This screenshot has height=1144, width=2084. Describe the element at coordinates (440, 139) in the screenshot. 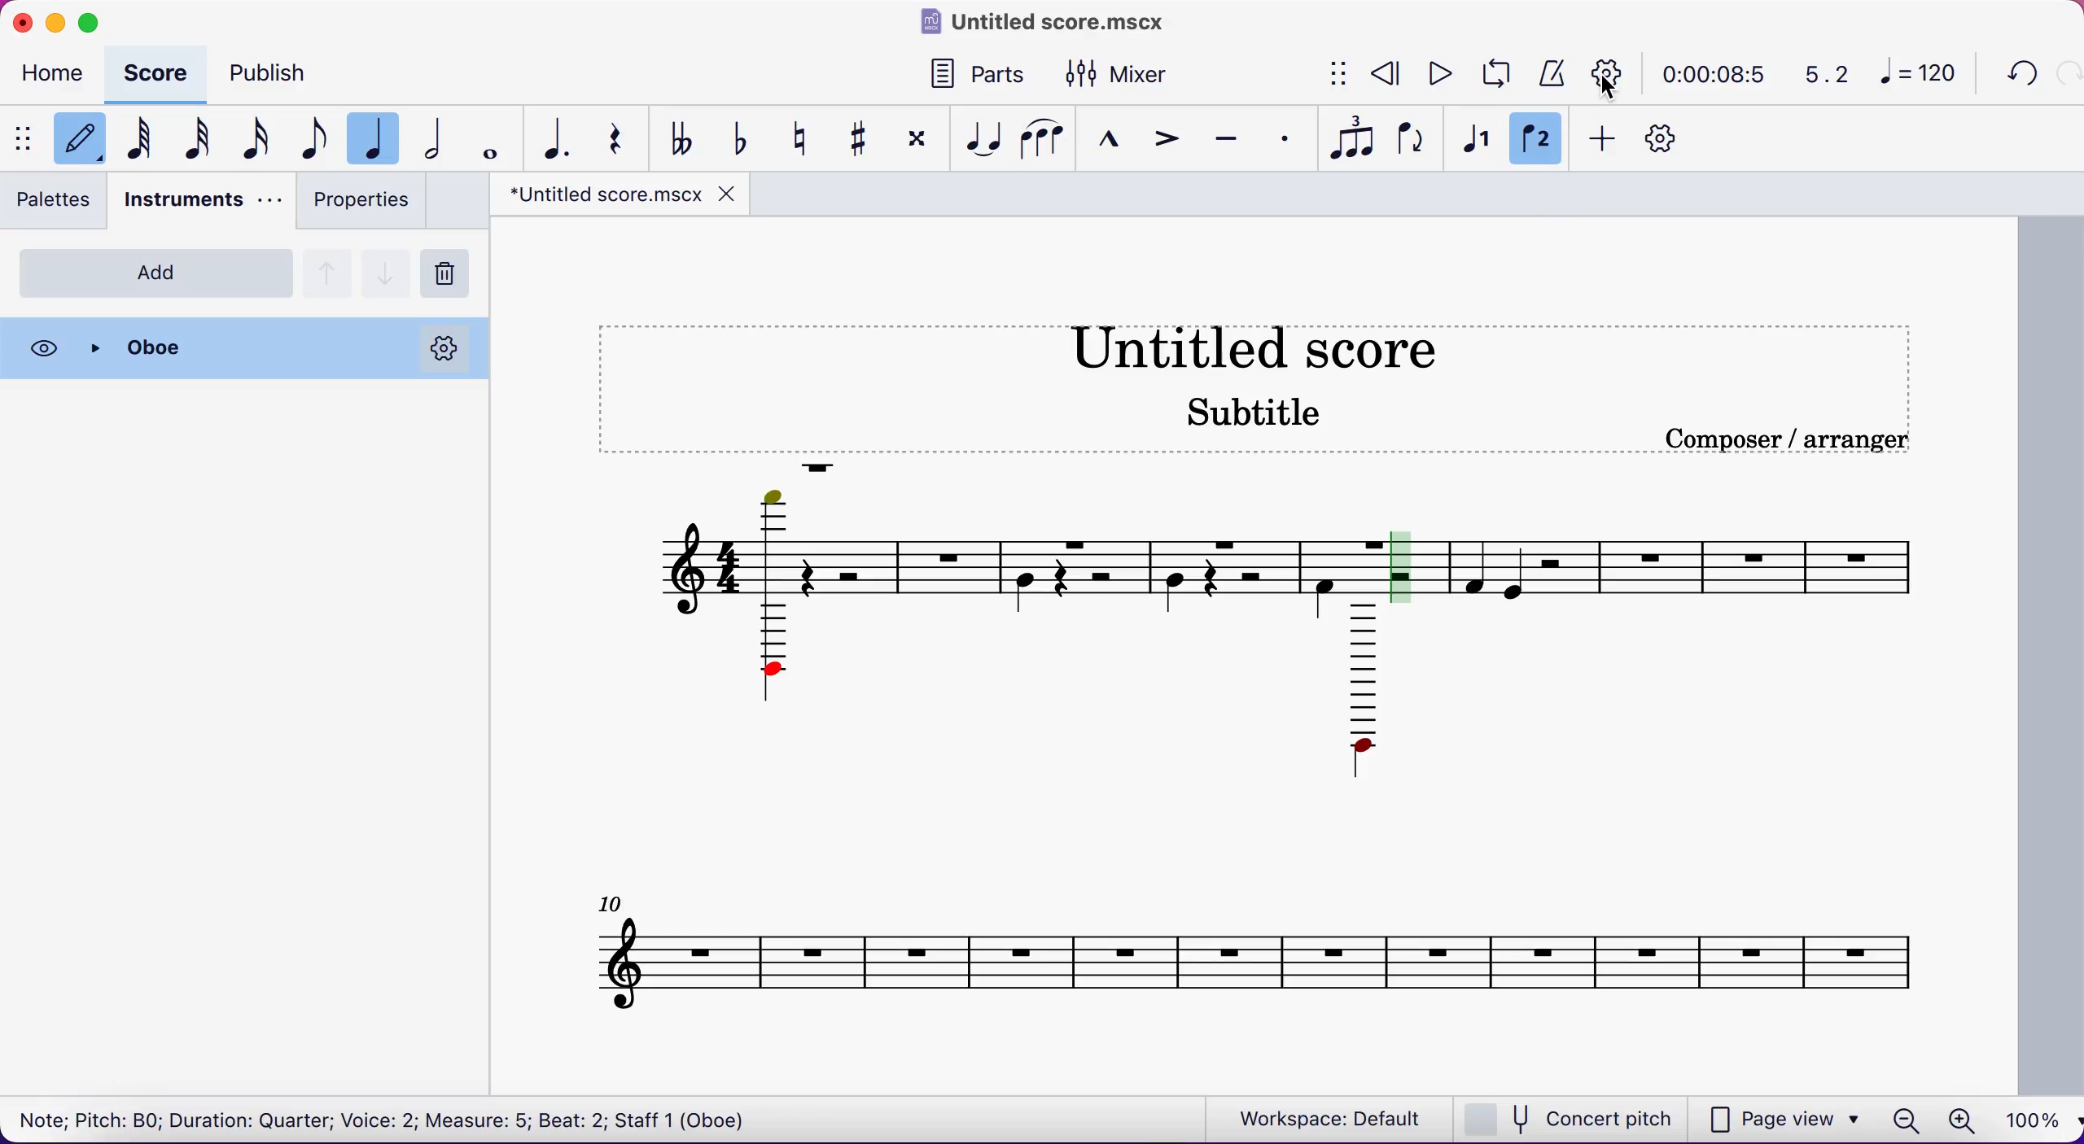

I see `half note` at that location.